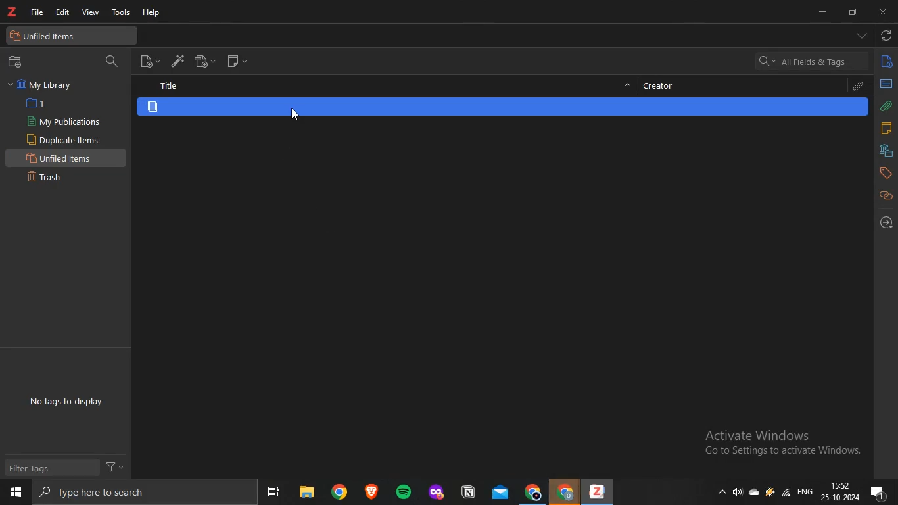 This screenshot has height=505, width=898. I want to click on tools, so click(122, 14).